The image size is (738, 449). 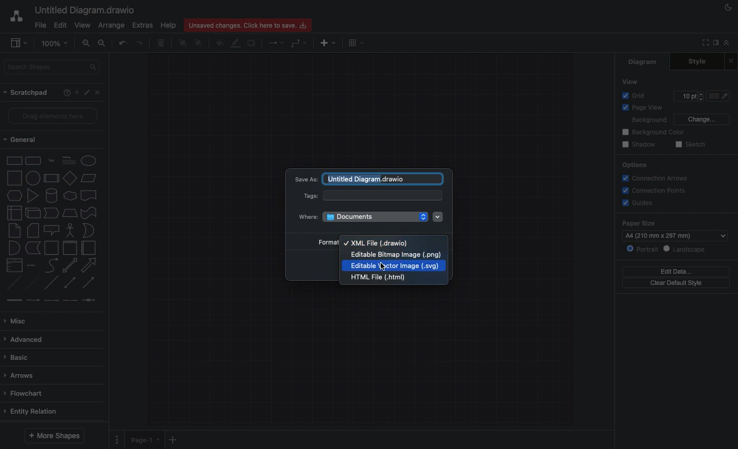 I want to click on View, so click(x=83, y=26).